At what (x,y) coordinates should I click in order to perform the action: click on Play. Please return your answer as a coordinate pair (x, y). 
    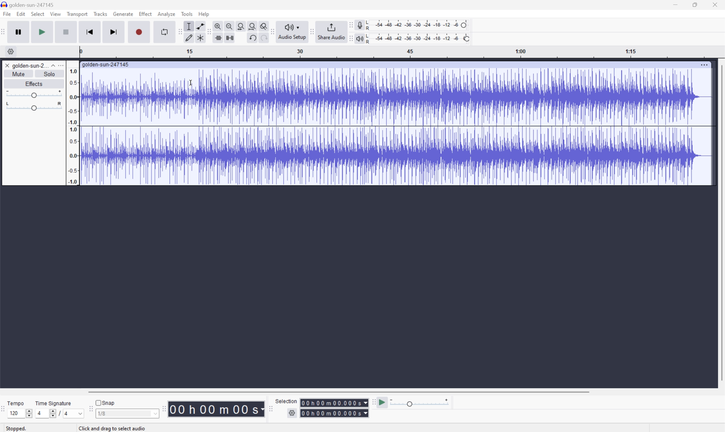
    Looking at the image, I should click on (43, 32).